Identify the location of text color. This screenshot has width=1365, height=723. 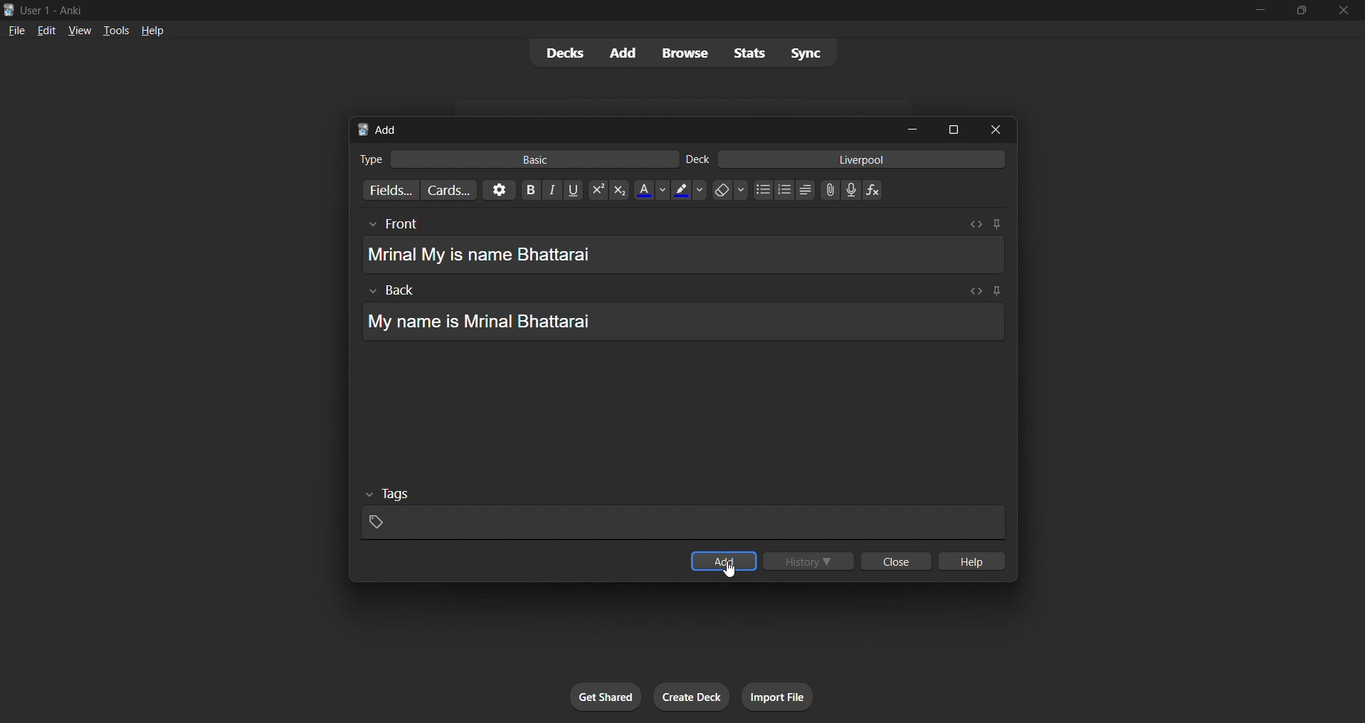
(650, 191).